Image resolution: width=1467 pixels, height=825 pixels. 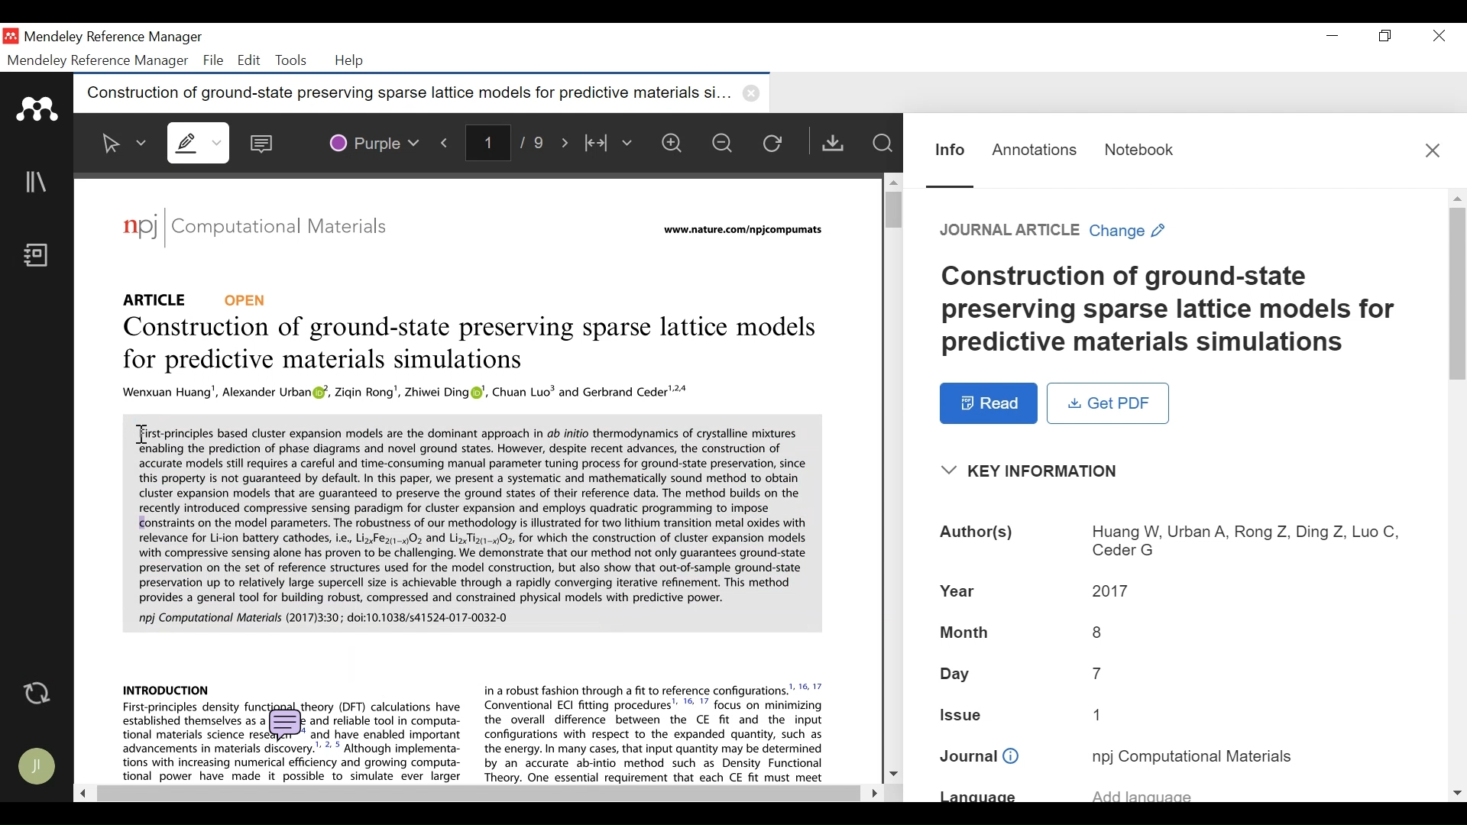 What do you see at coordinates (112, 39) in the screenshot?
I see `Mendeley Reference Manager` at bounding box center [112, 39].